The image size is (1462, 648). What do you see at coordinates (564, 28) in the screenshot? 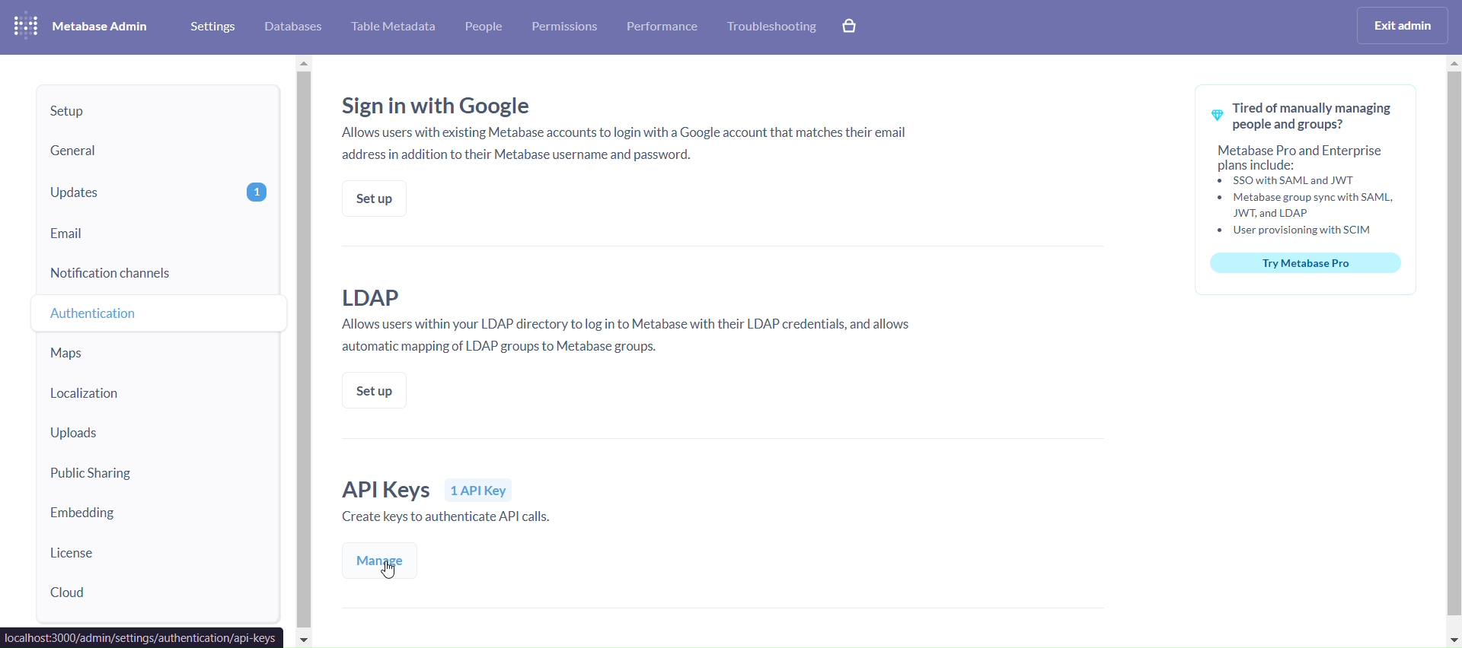
I see `permissions` at bounding box center [564, 28].